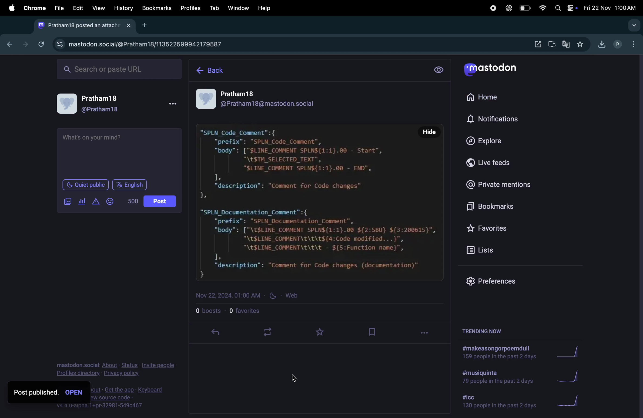 The height and width of the screenshot is (418, 643). What do you see at coordinates (36, 392) in the screenshot?
I see `post published` at bounding box center [36, 392].